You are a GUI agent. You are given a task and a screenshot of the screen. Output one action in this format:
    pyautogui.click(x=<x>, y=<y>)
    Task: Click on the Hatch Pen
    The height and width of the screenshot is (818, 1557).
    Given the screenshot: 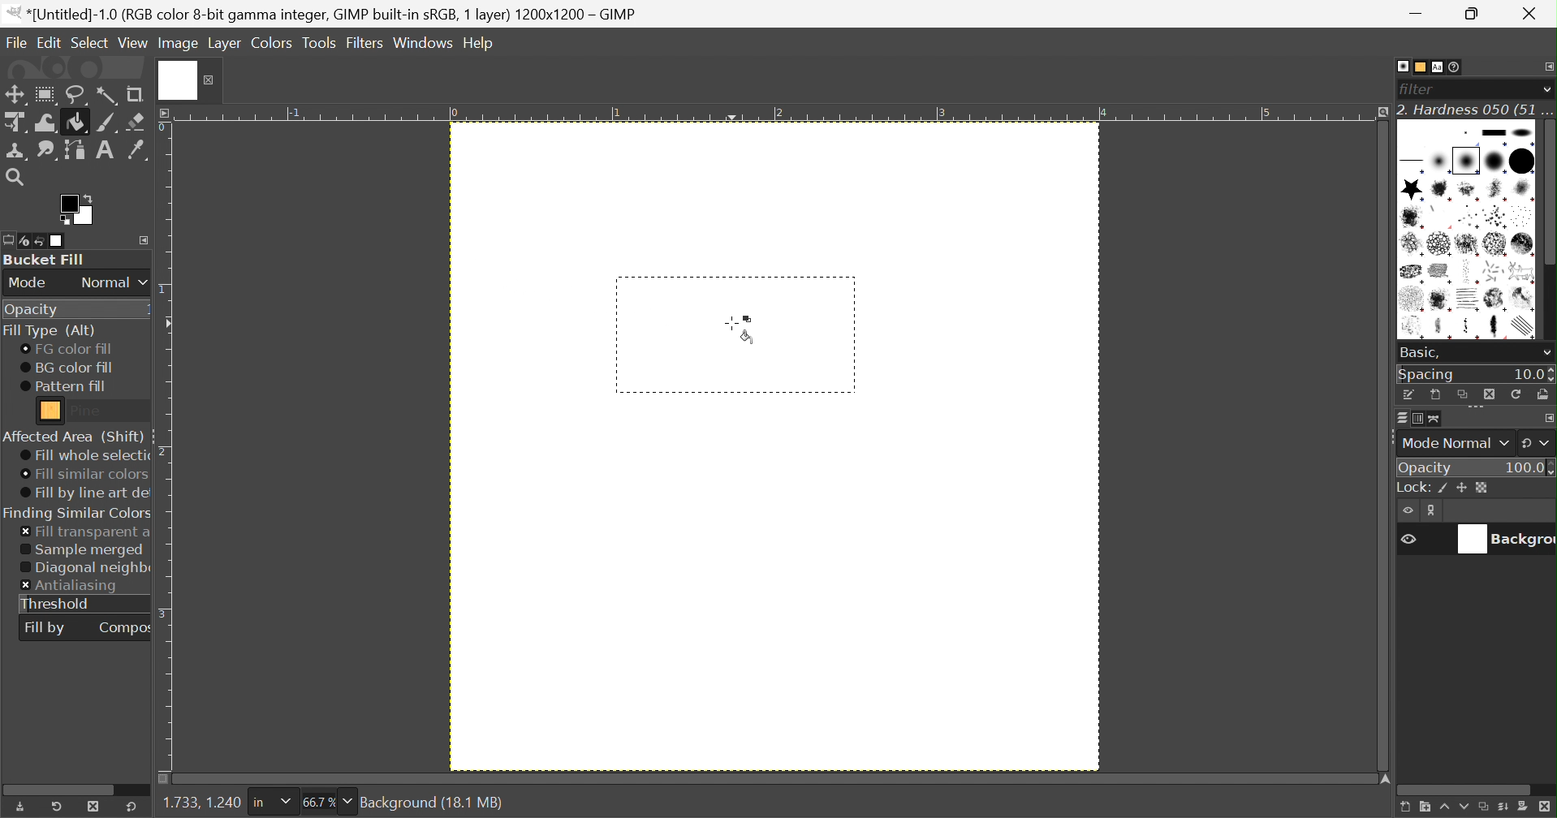 What is the action you would take?
    pyautogui.click(x=1469, y=299)
    